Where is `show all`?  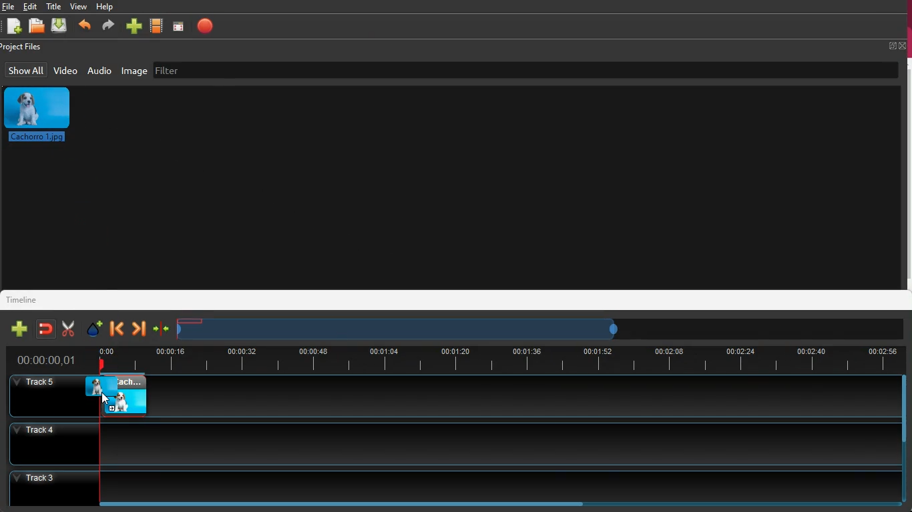 show all is located at coordinates (25, 70).